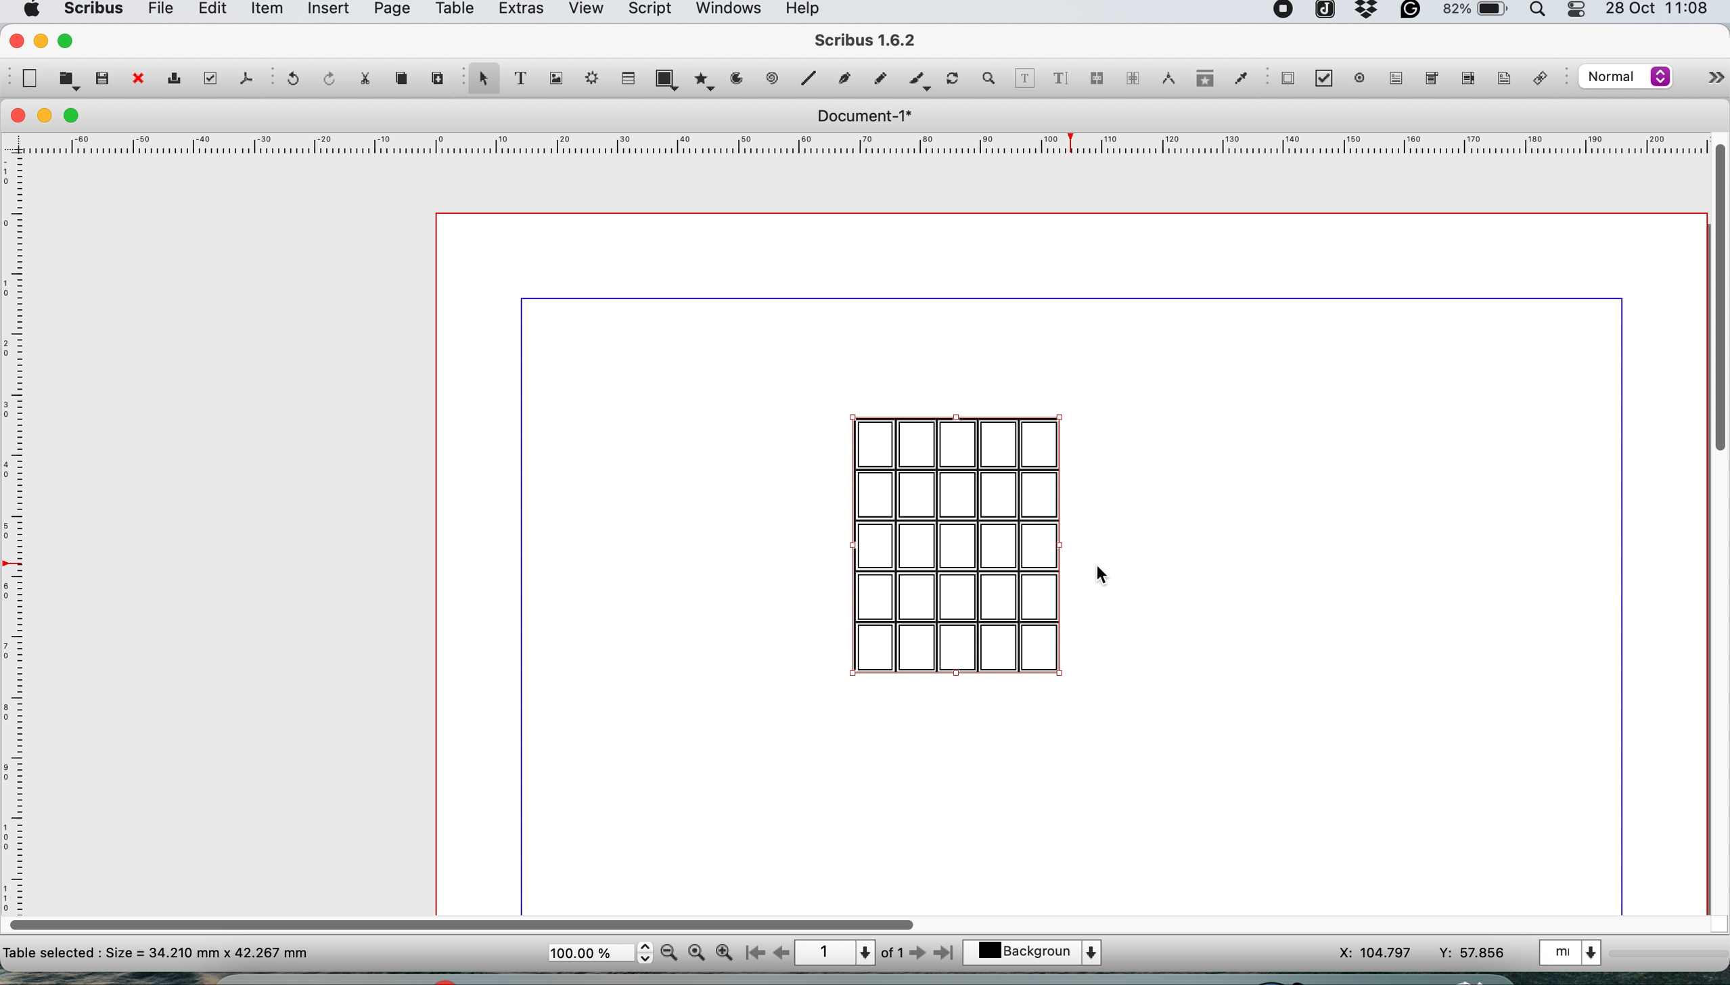  What do you see at coordinates (1423, 953) in the screenshot?
I see `xy coordinates` at bounding box center [1423, 953].